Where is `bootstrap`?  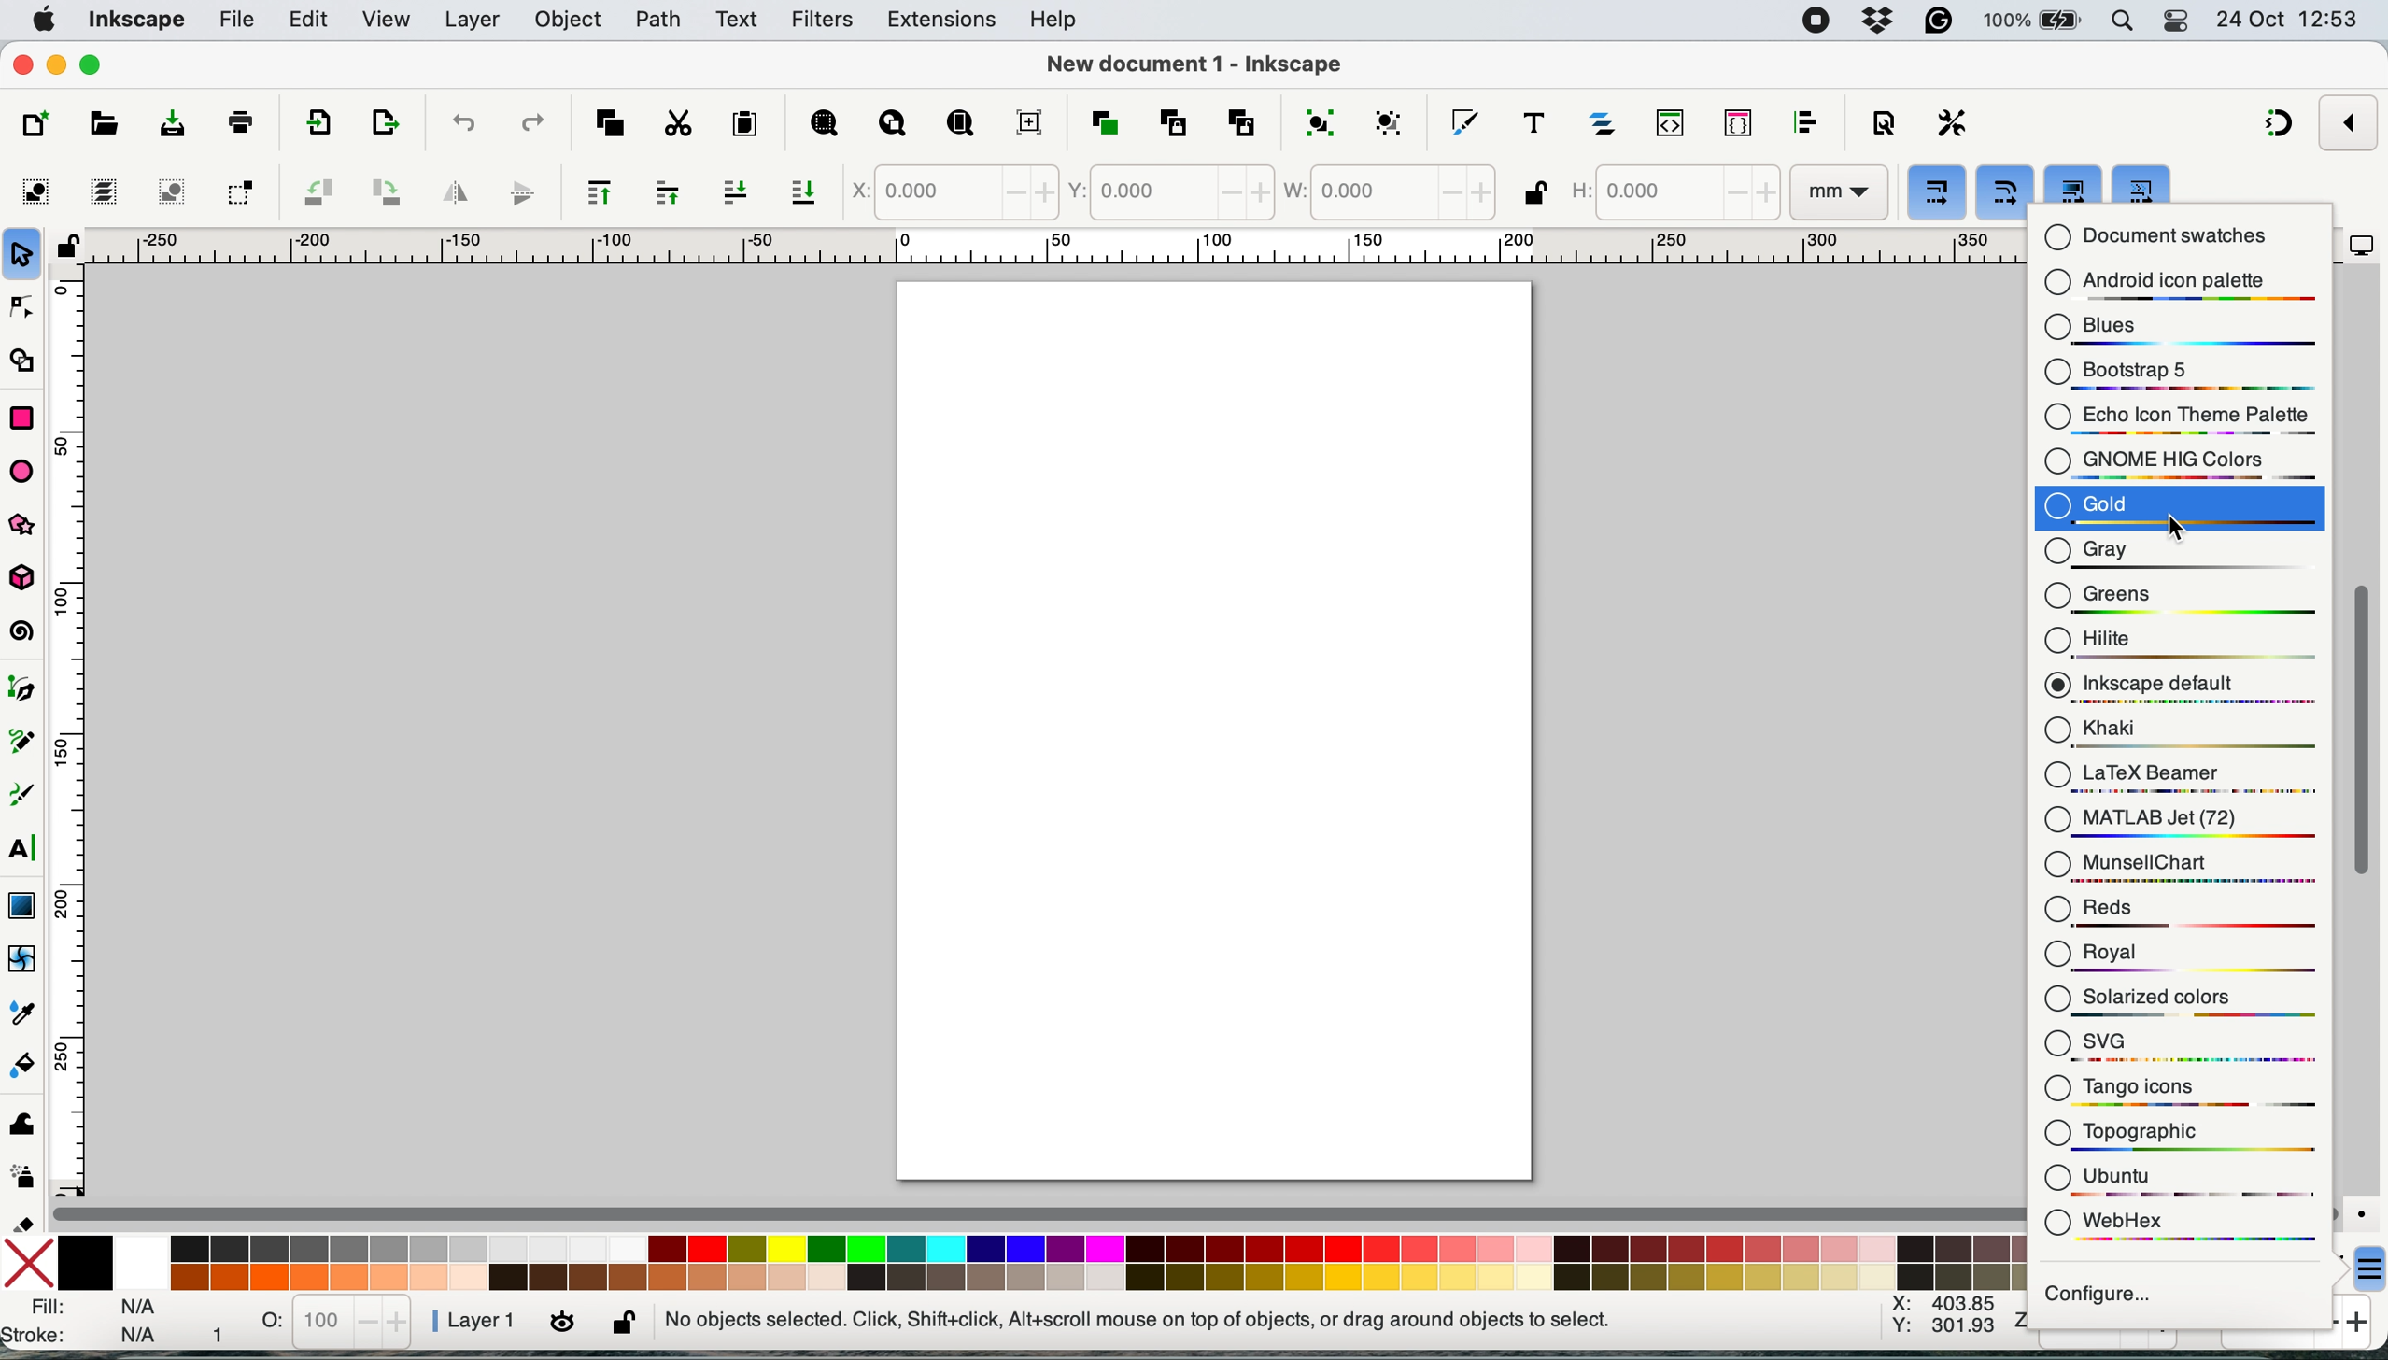
bootstrap is located at coordinates (2173, 372).